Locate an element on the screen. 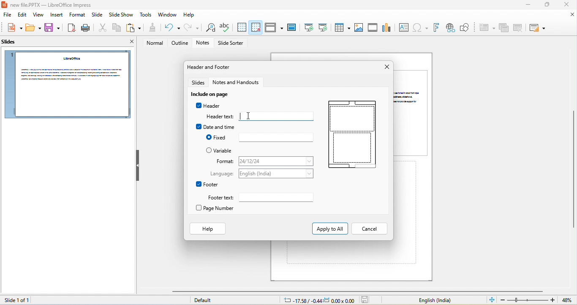 The image size is (577, 305). close is located at coordinates (573, 15).